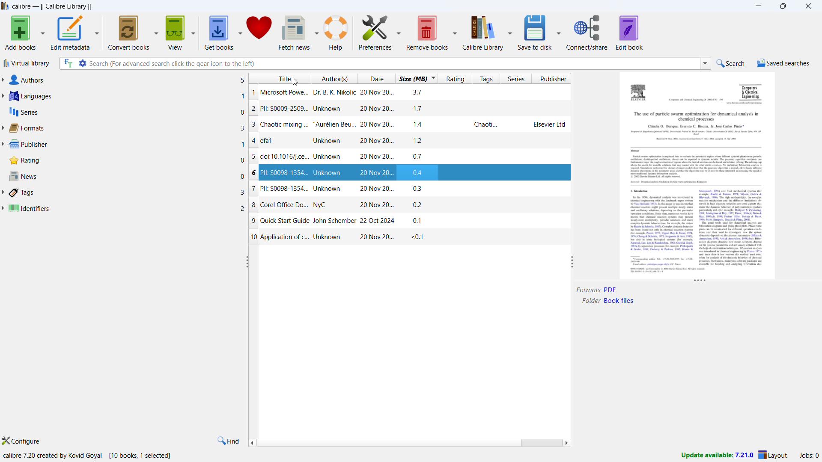  What do you see at coordinates (24, 441) in the screenshot?
I see `configure` at bounding box center [24, 441].